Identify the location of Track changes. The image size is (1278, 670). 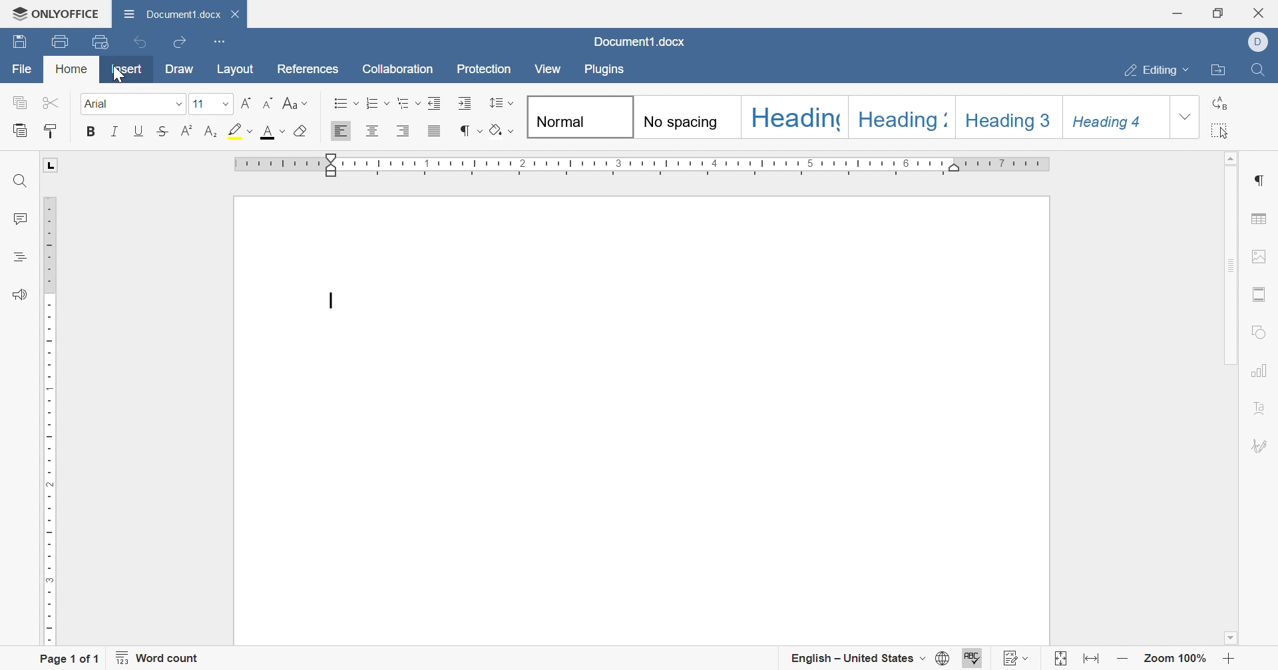
(1006, 657).